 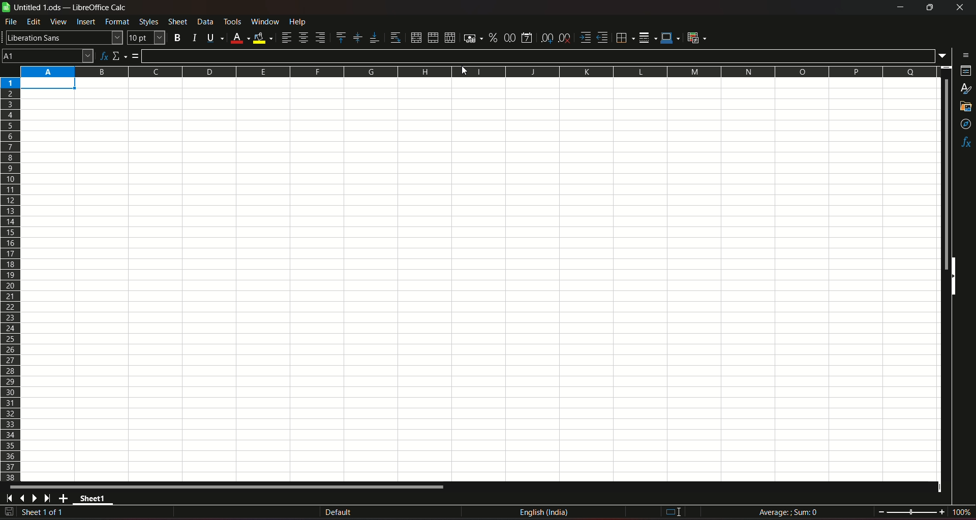 What do you see at coordinates (338, 512) in the screenshot?
I see `default` at bounding box center [338, 512].